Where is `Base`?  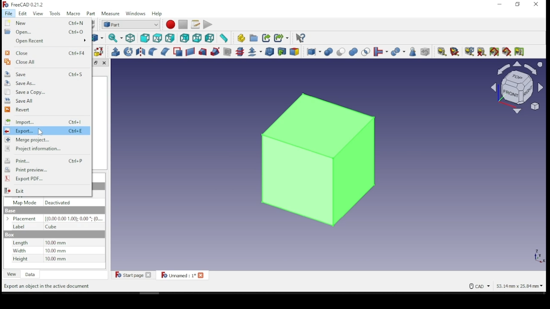 Base is located at coordinates (9, 235).